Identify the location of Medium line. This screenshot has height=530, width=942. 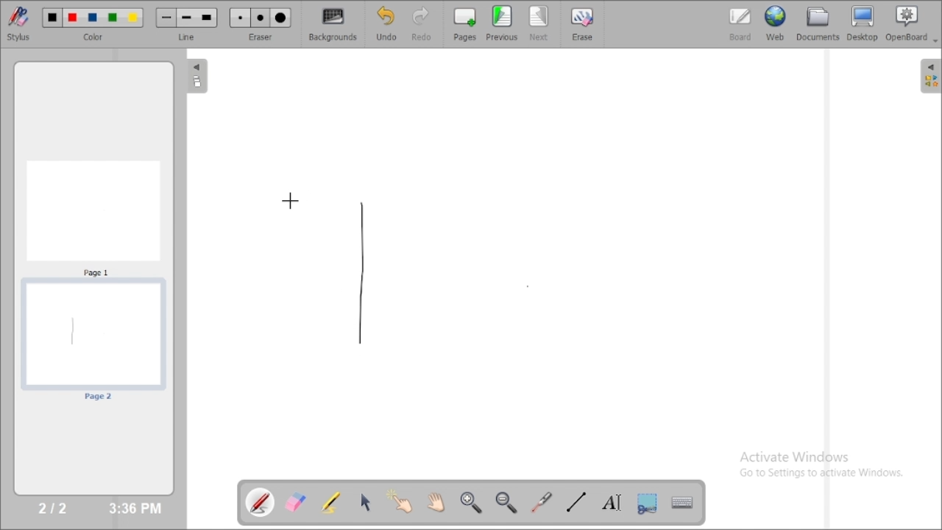
(188, 18).